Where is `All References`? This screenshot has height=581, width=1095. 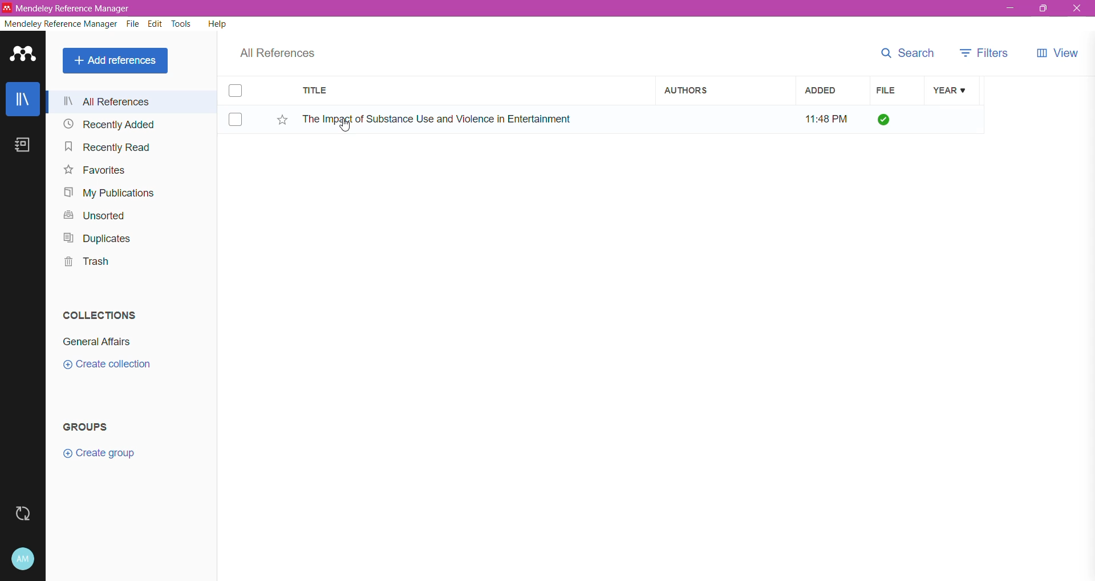
All References is located at coordinates (279, 53).